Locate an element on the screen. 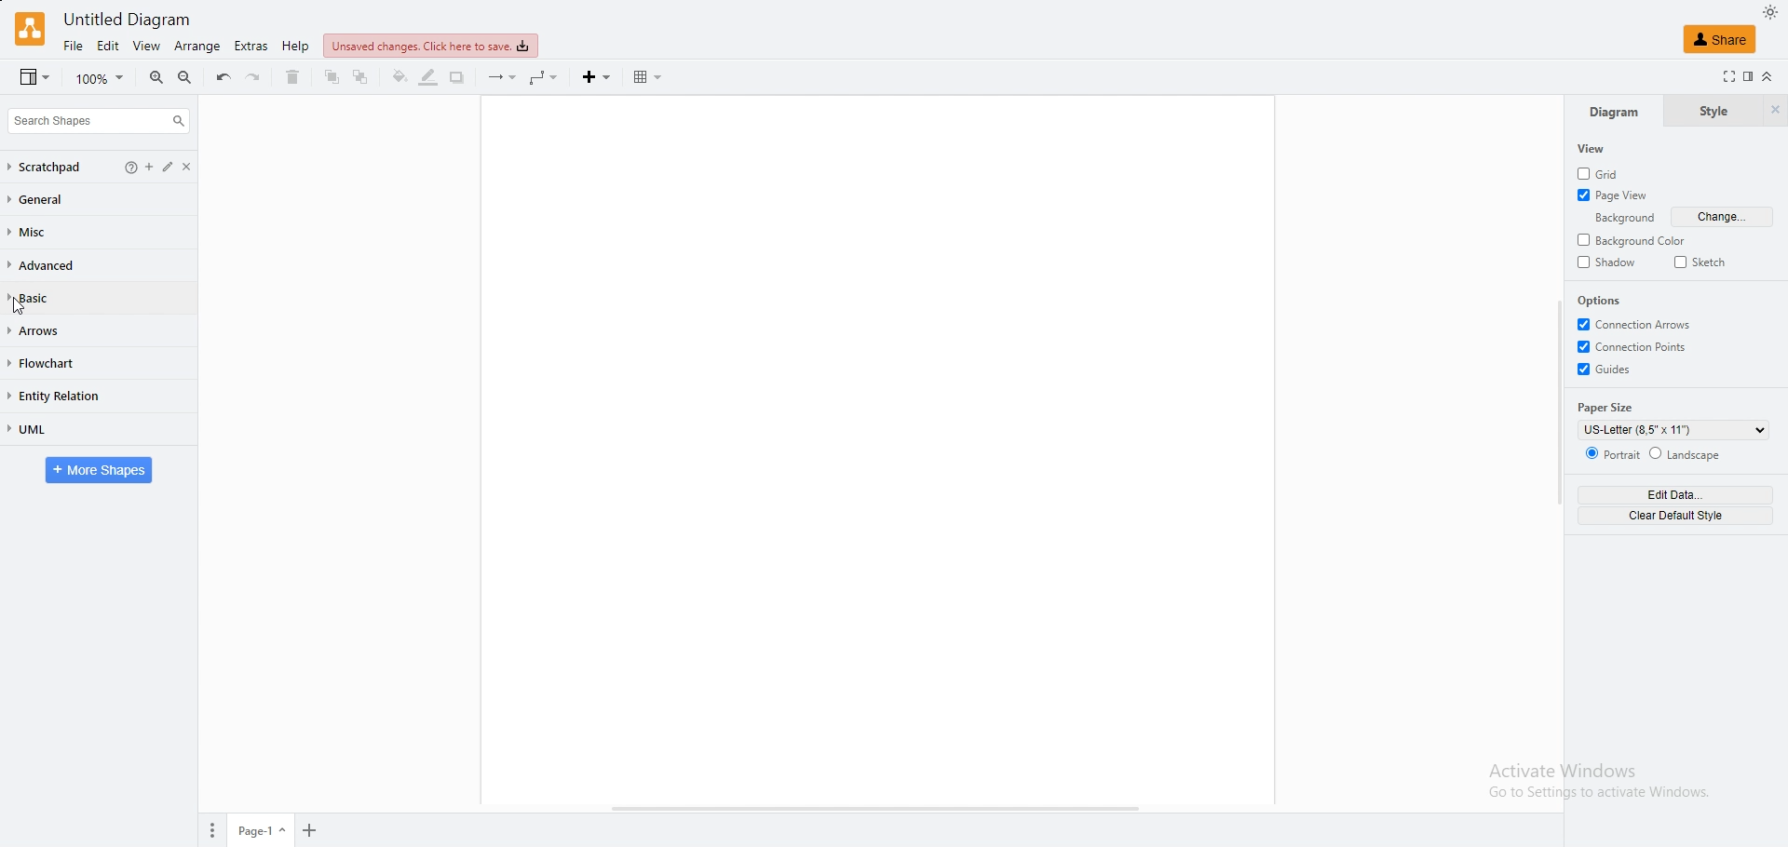 This screenshot has width=1788, height=847. uml is located at coordinates (47, 429).